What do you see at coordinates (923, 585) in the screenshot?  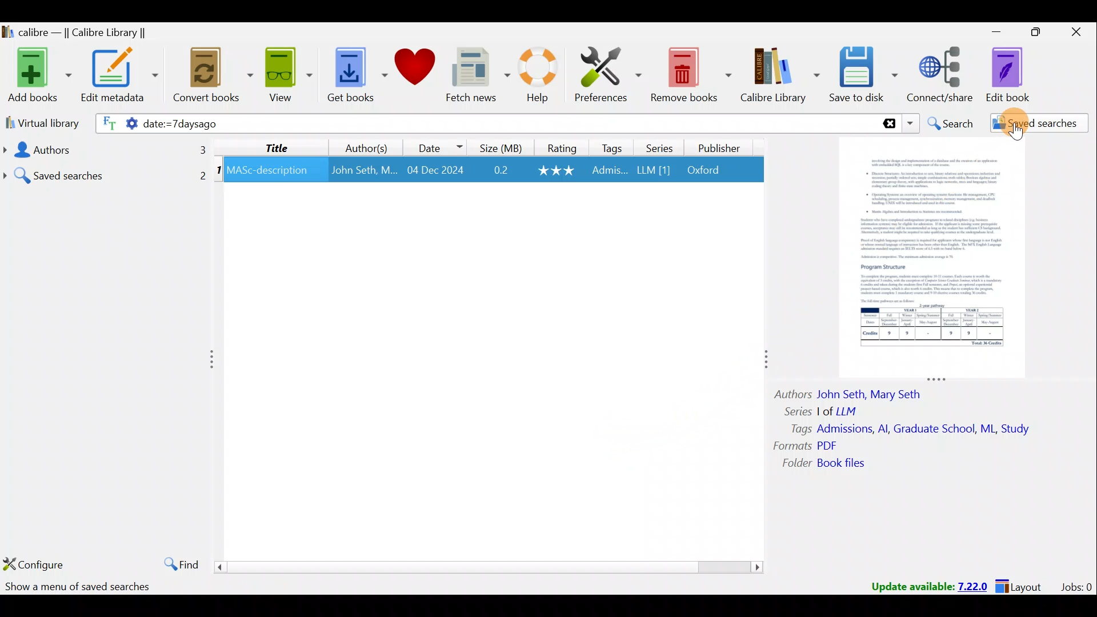 I see `Update available: 7.22.0` at bounding box center [923, 585].